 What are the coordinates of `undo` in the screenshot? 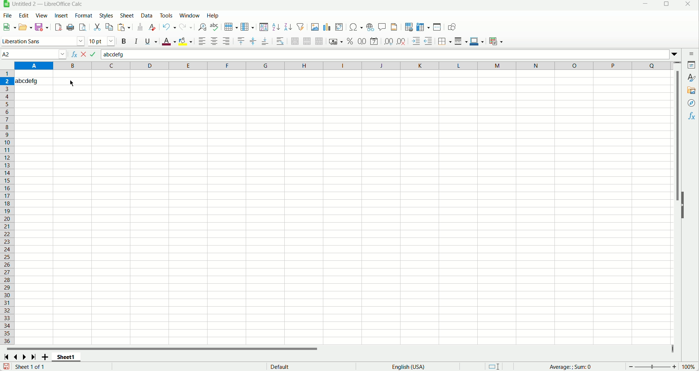 It's located at (169, 27).